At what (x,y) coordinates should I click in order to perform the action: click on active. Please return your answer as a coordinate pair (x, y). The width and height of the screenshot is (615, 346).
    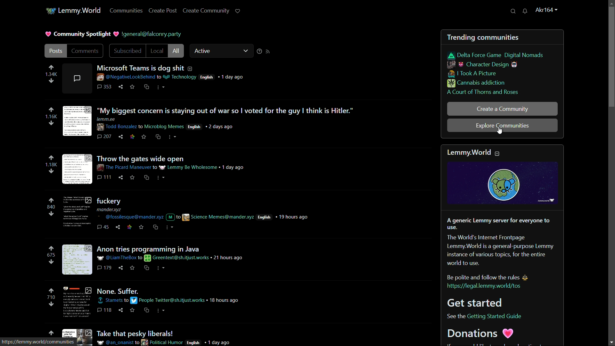
    Looking at the image, I should click on (209, 51).